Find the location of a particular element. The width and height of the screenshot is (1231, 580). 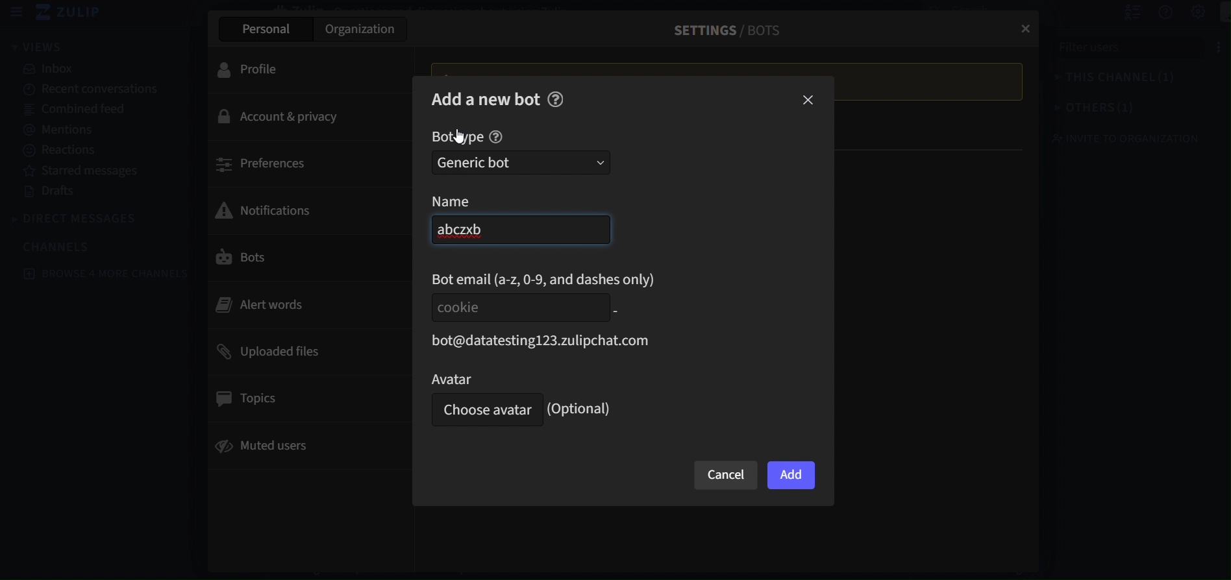

starred messages is located at coordinates (84, 169).